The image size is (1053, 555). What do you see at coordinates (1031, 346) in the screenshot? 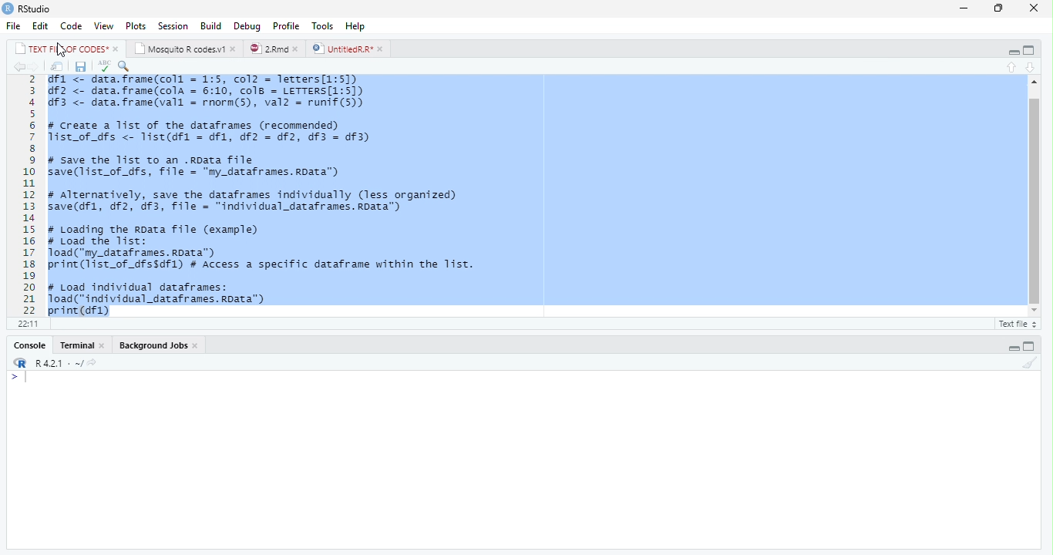
I see `Full Height` at bounding box center [1031, 346].